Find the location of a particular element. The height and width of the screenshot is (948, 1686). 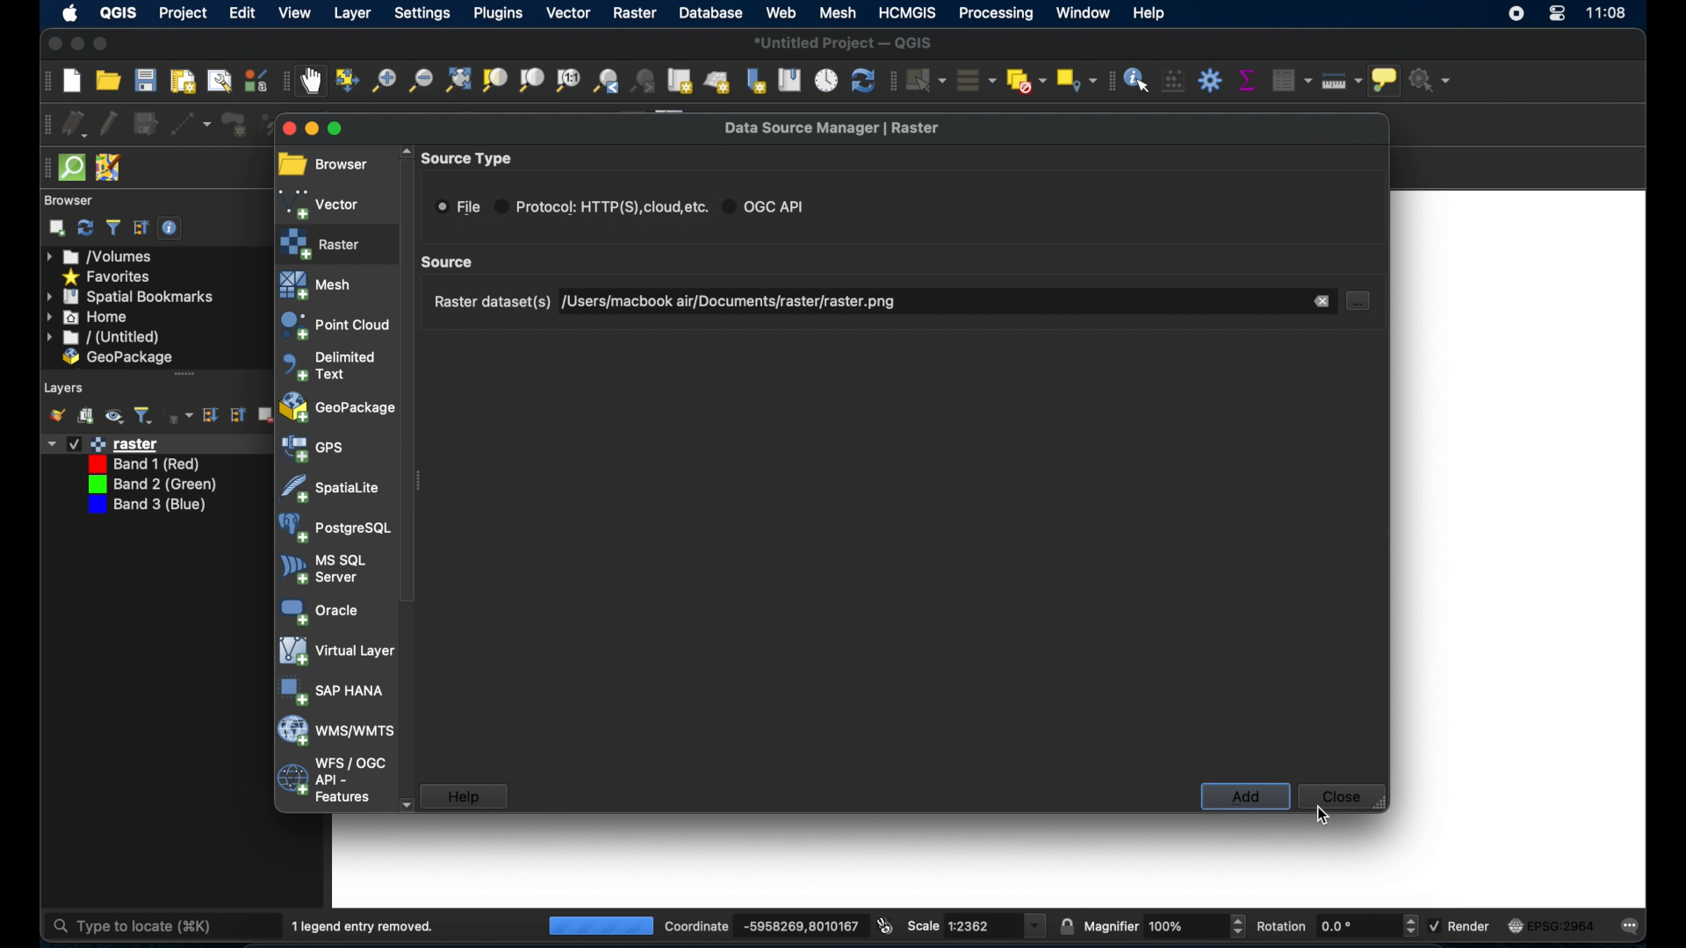

close is located at coordinates (1345, 797).